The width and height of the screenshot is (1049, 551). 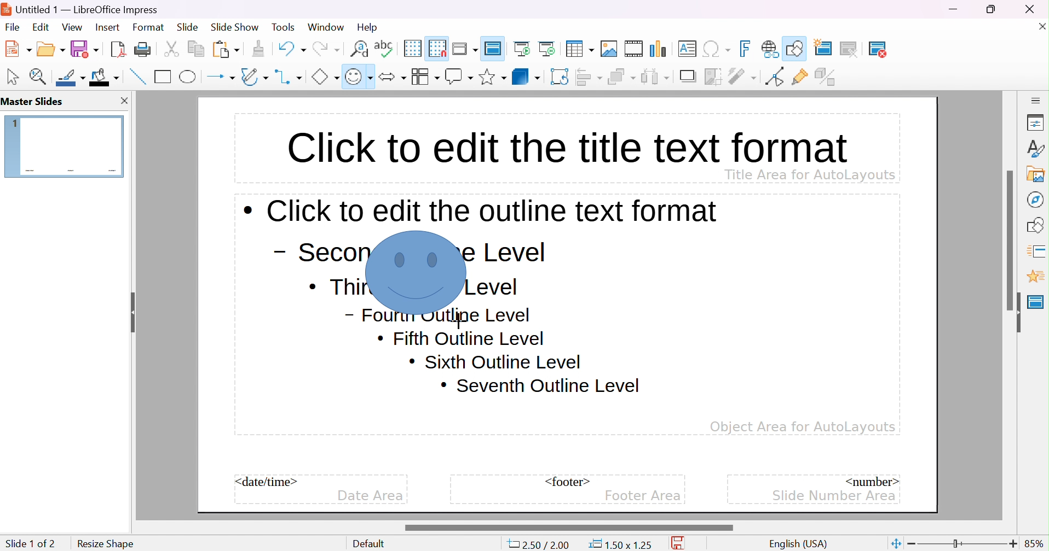 I want to click on delete slide, so click(x=885, y=49).